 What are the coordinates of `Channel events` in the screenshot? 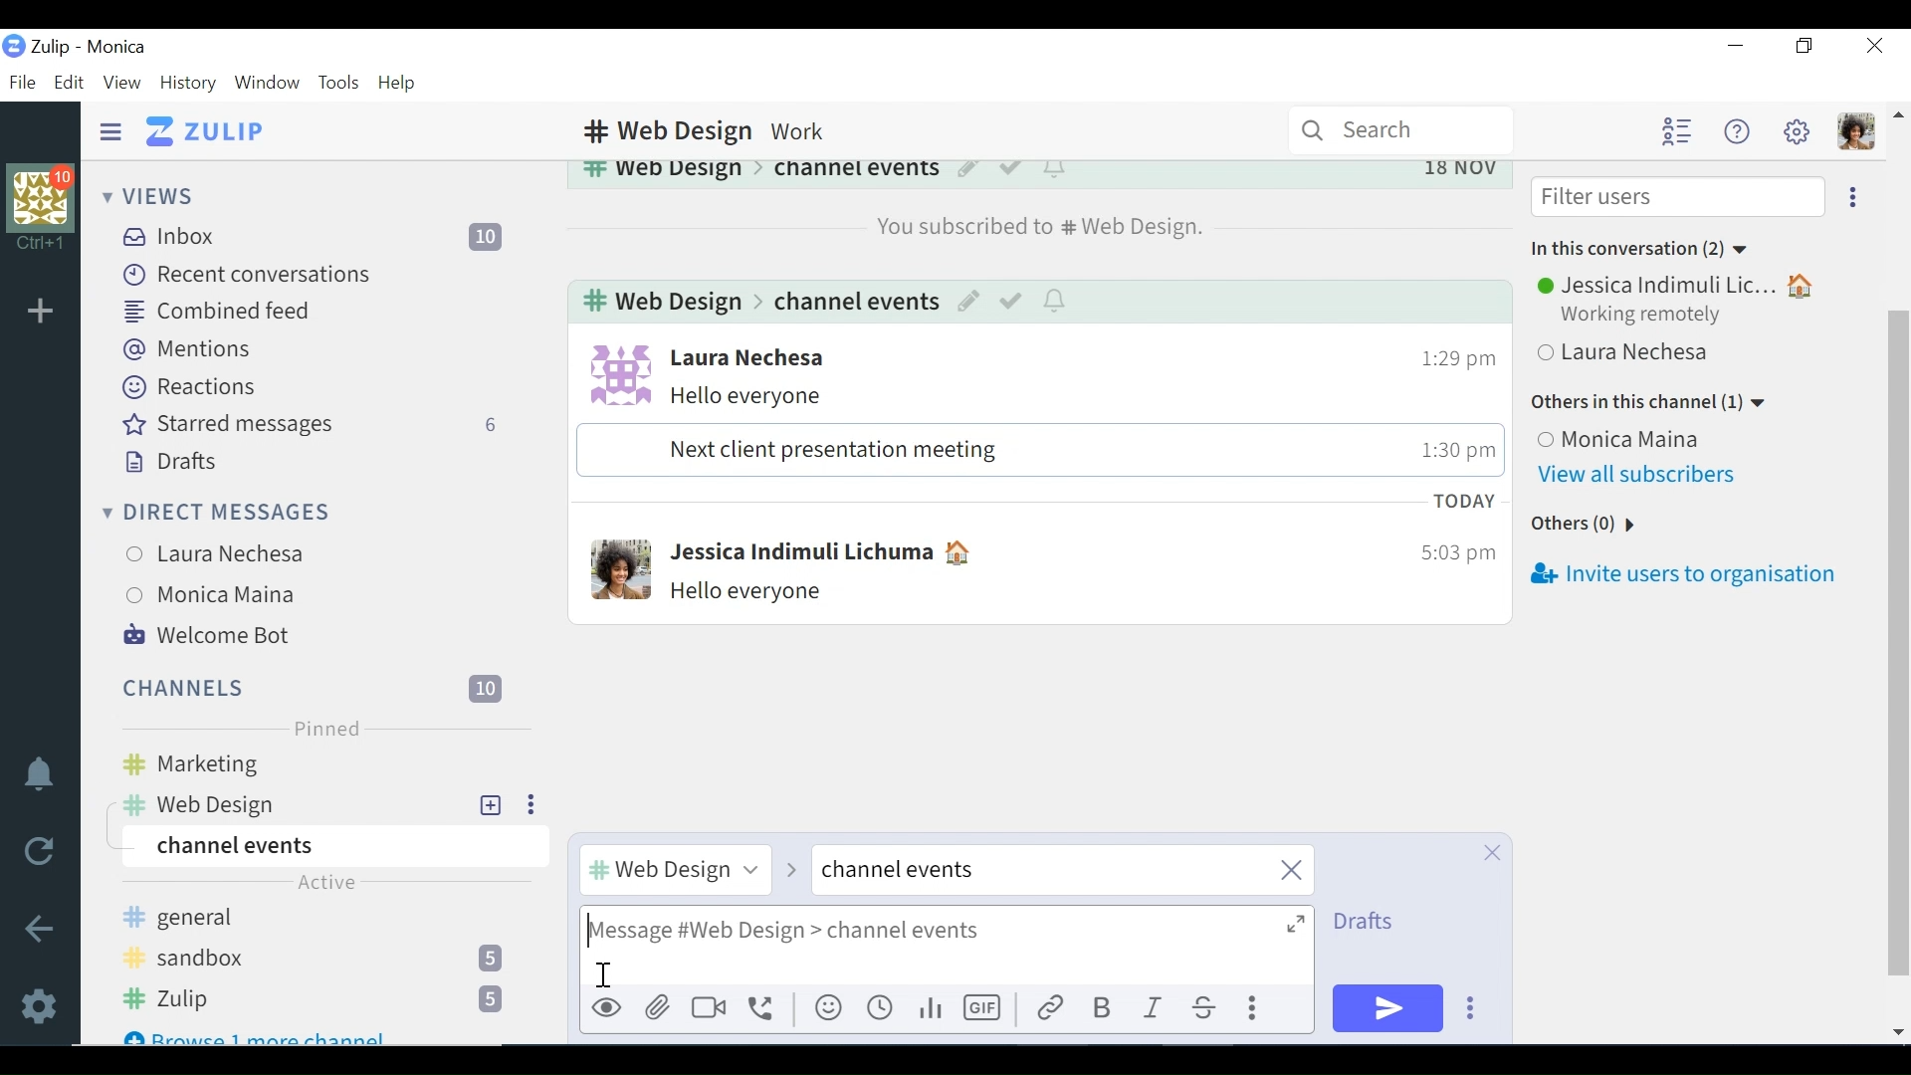 It's located at (853, 170).